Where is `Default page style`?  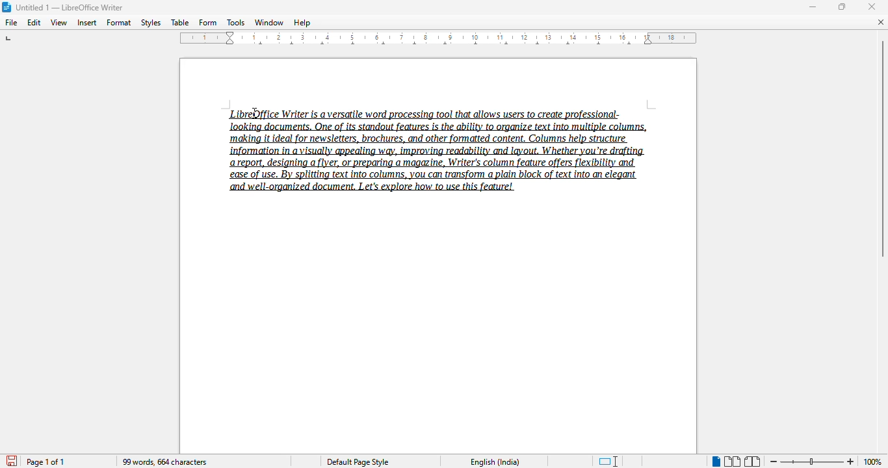
Default page style is located at coordinates (358, 461).